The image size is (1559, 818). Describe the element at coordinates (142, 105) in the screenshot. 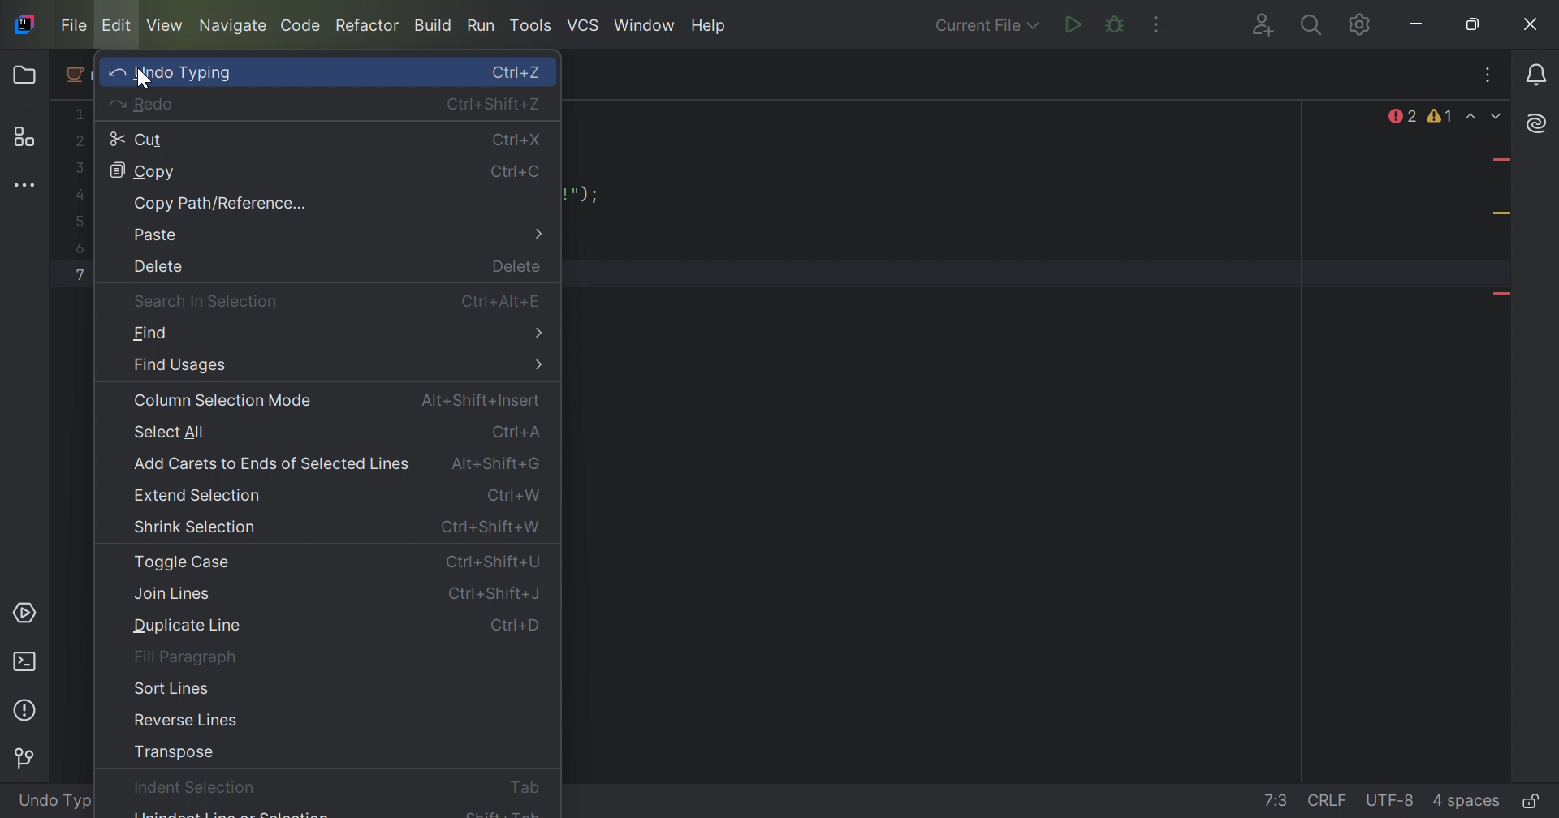

I see `Redo` at that location.